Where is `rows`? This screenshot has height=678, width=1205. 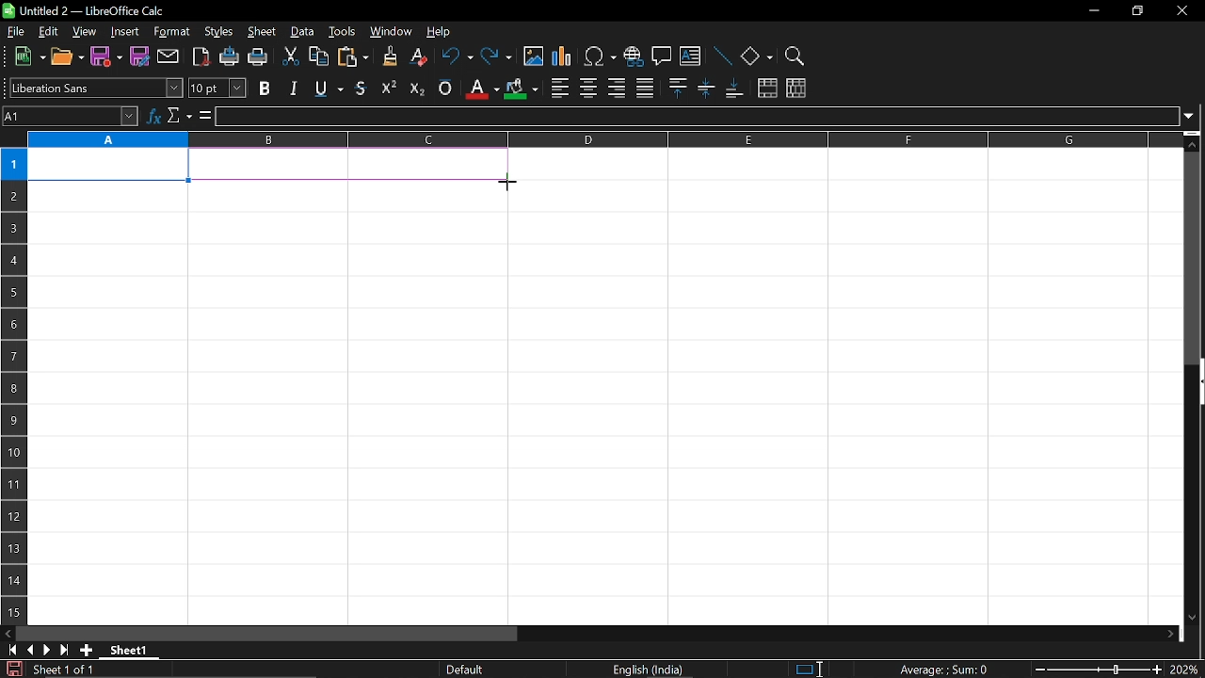 rows is located at coordinates (11, 364).